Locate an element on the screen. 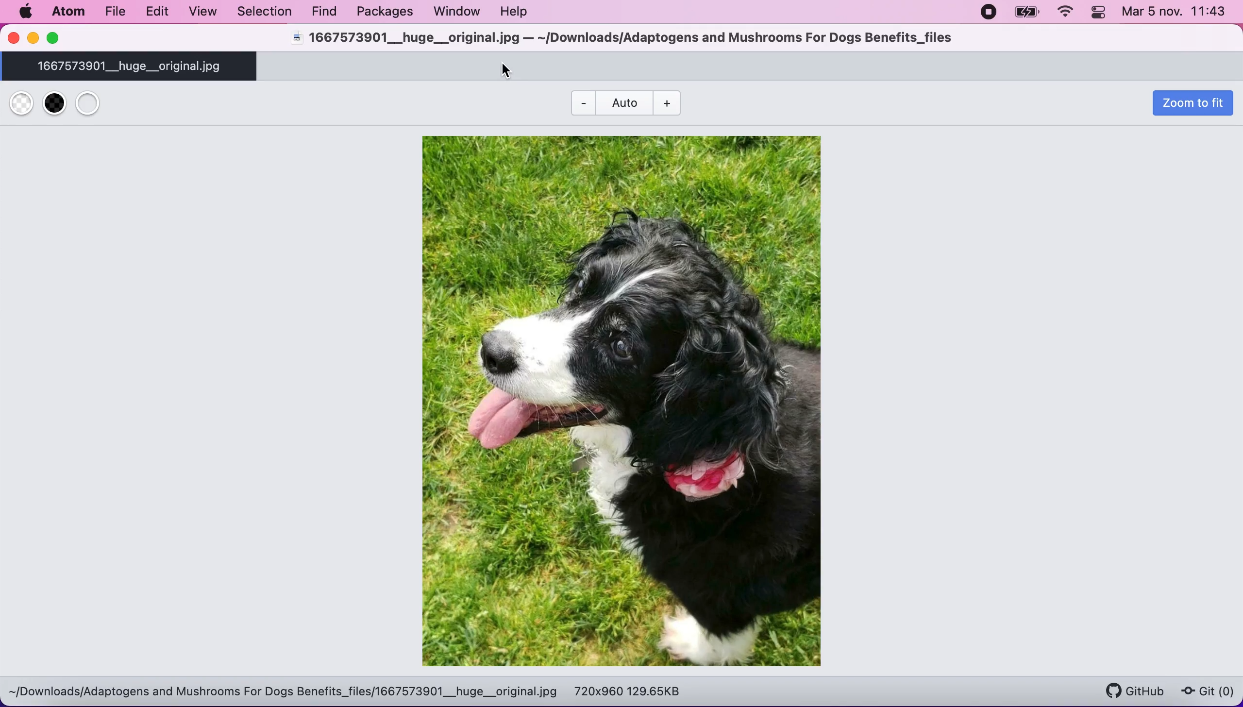 The image size is (1243, 707). 720x960 129.65KB is located at coordinates (630, 691).